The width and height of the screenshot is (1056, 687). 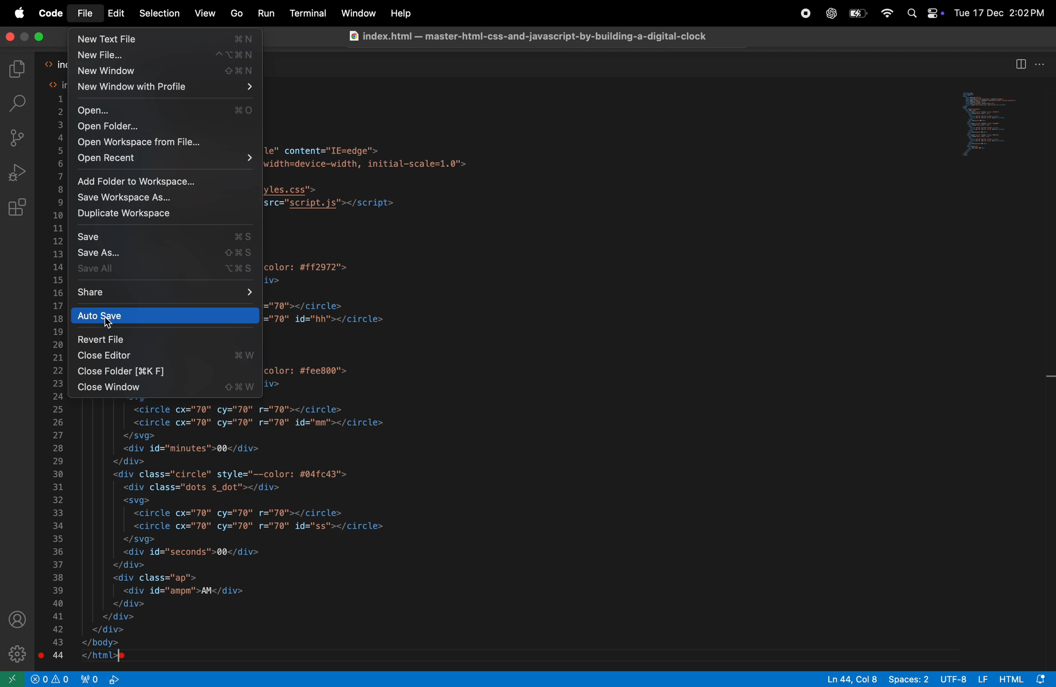 I want to click on profile, so click(x=19, y=620).